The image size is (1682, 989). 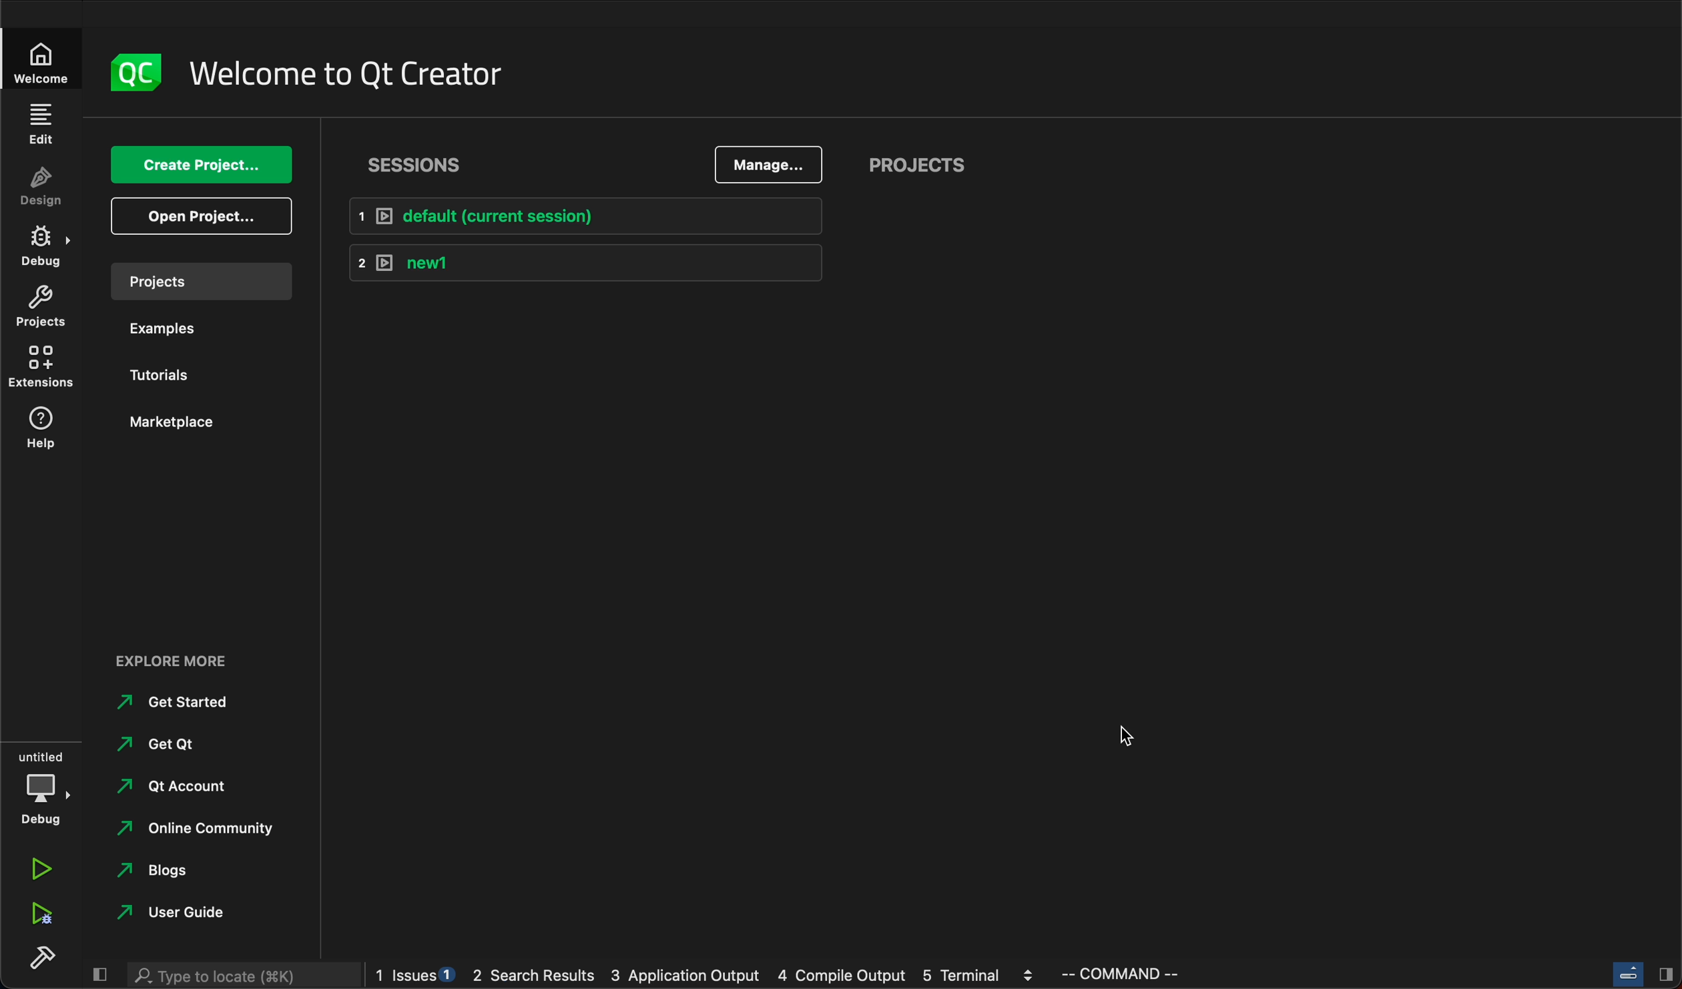 I want to click on extensions, so click(x=39, y=368).